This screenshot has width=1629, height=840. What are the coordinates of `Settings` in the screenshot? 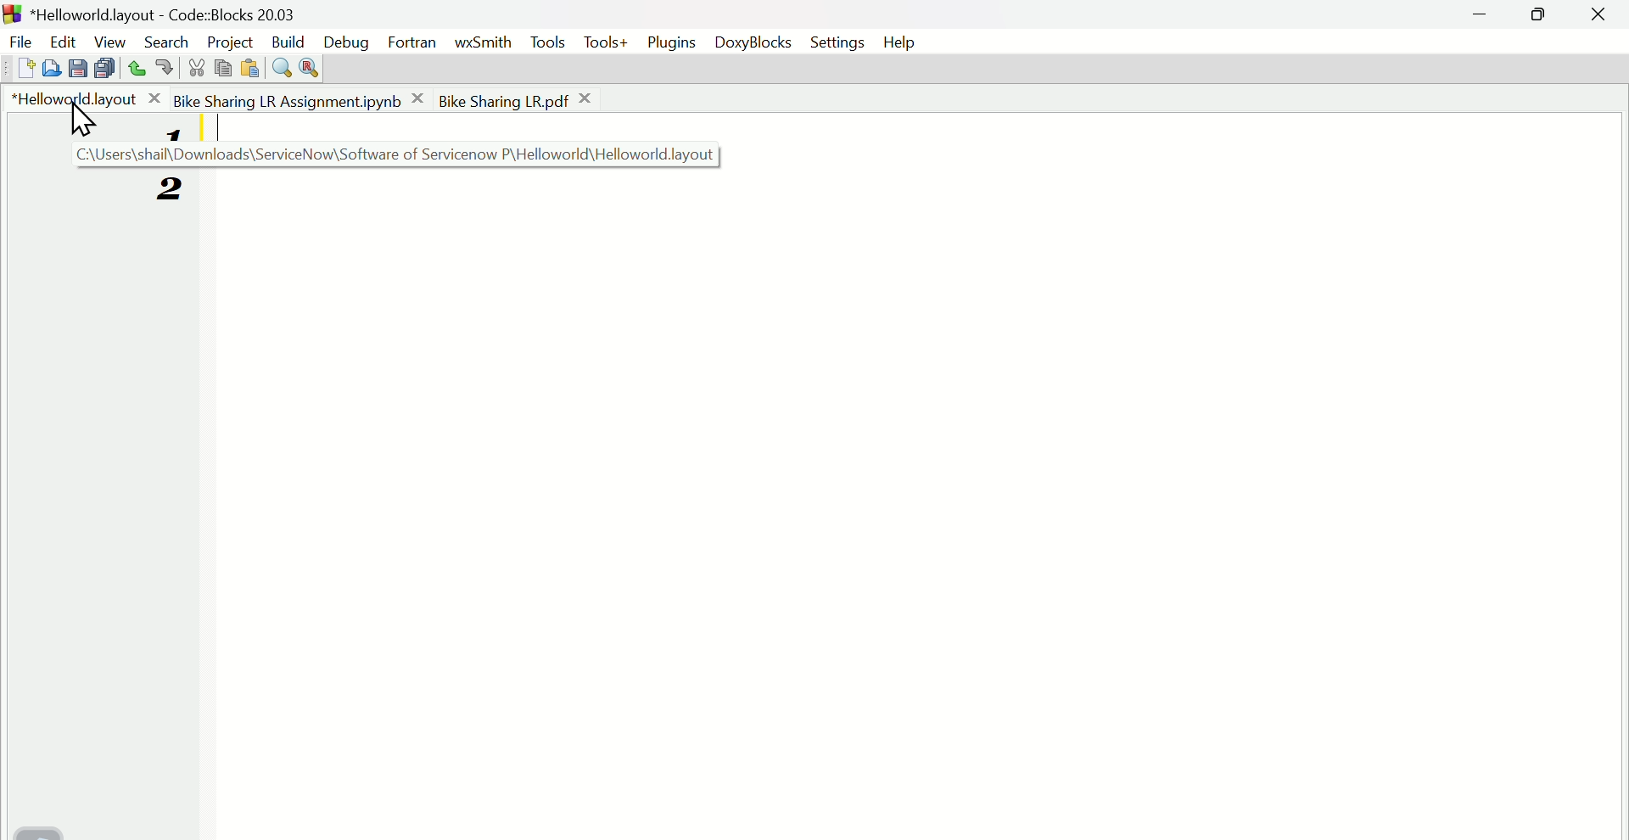 It's located at (838, 44).